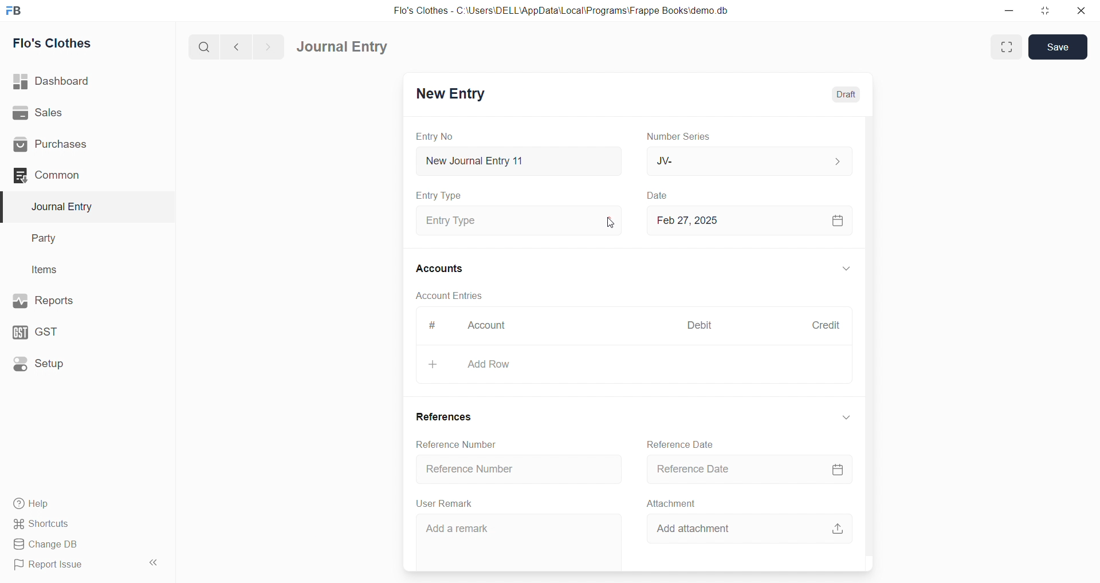  I want to click on Change DB, so click(71, 543).